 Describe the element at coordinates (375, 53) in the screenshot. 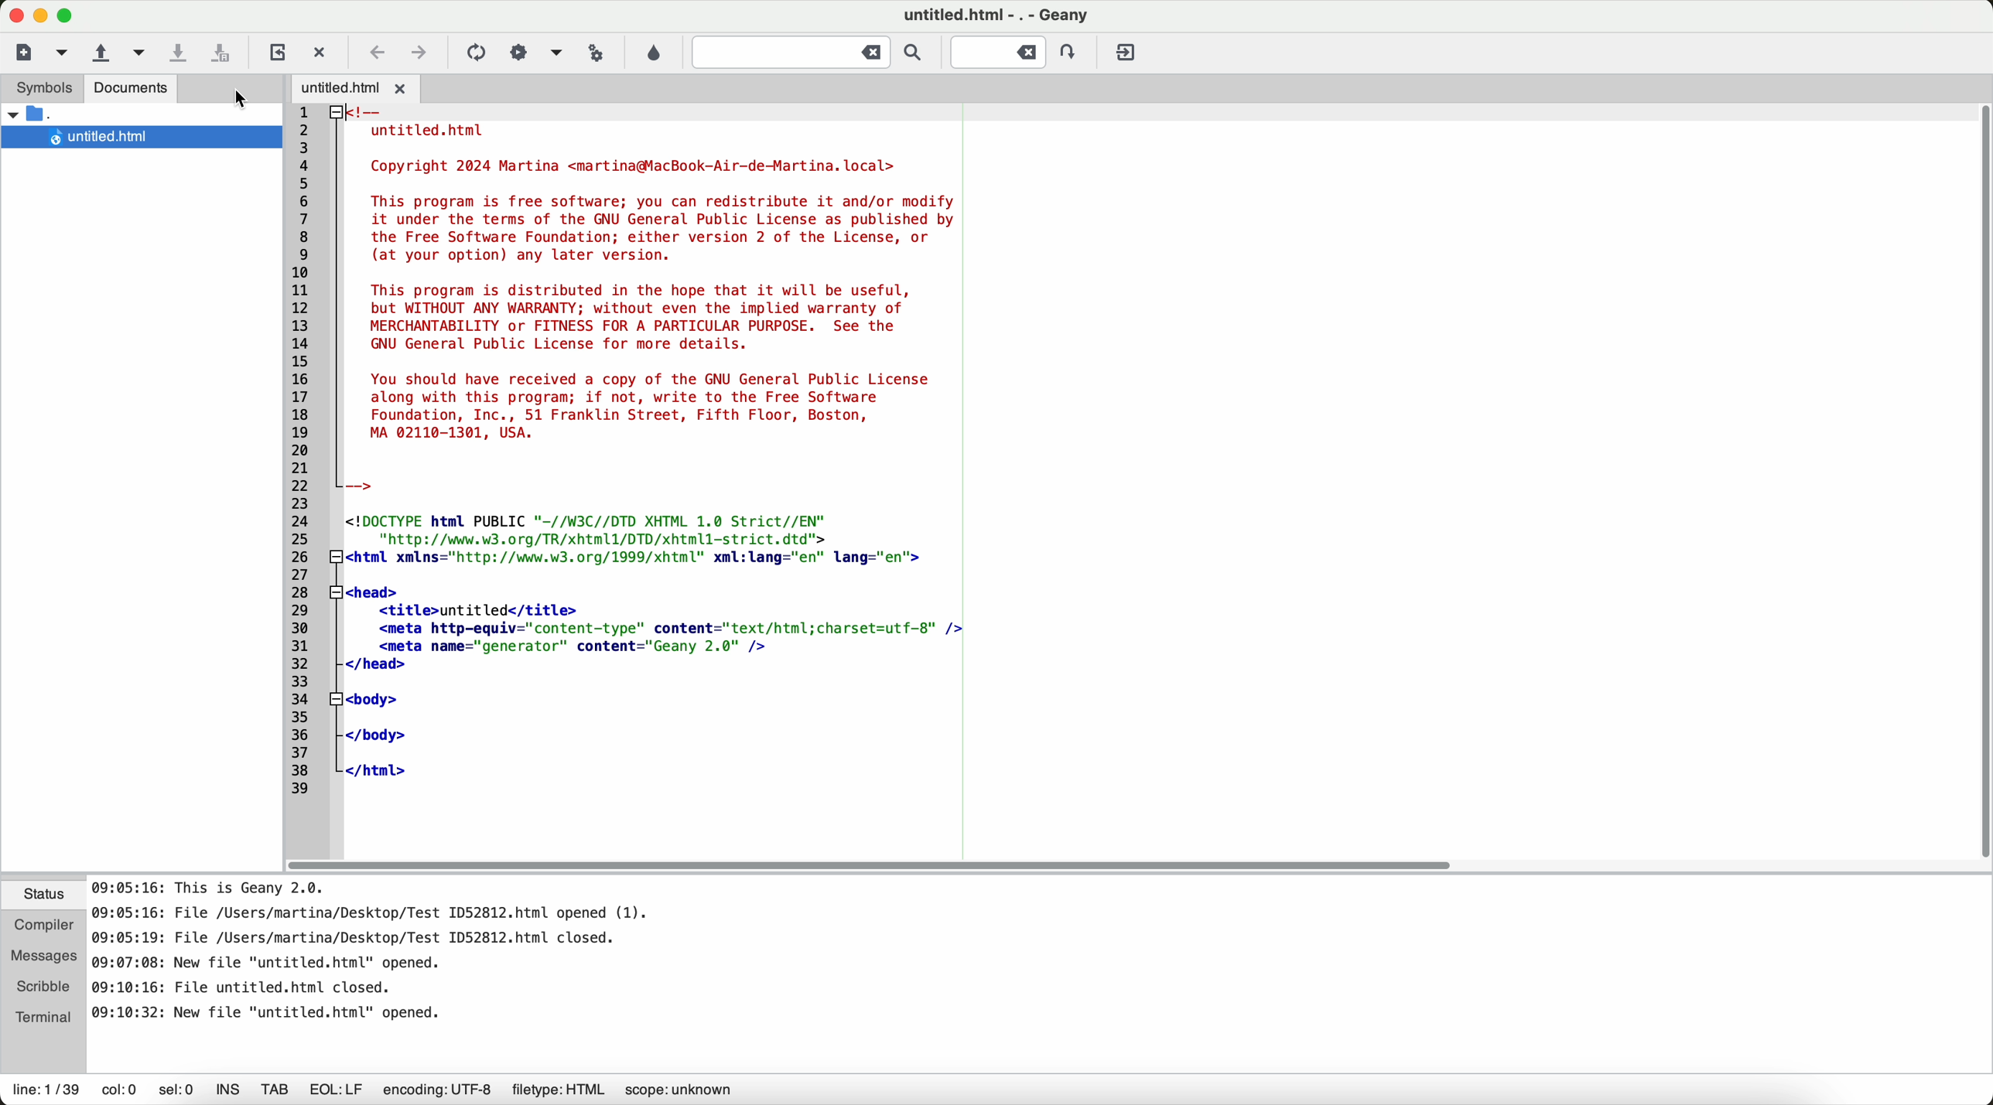

I see `navigate back` at that location.